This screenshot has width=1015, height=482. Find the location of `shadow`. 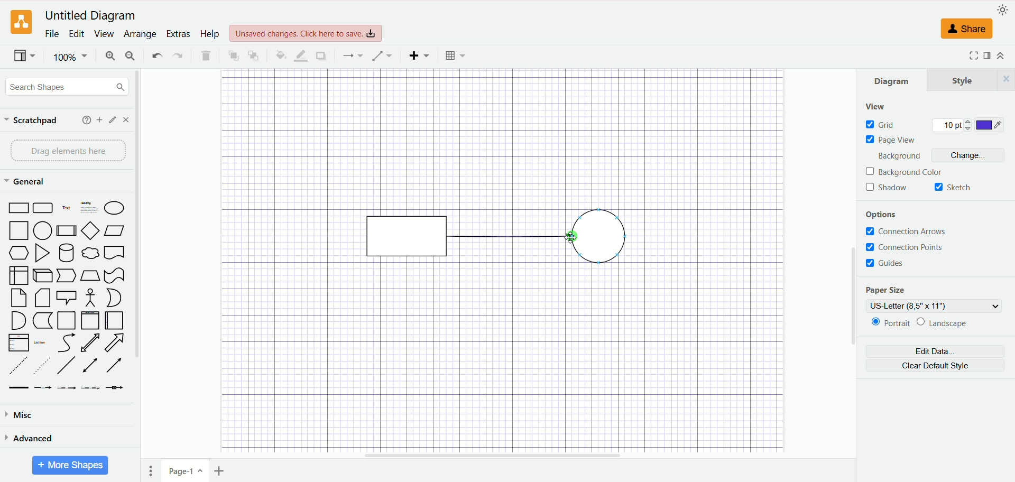

shadow is located at coordinates (321, 56).